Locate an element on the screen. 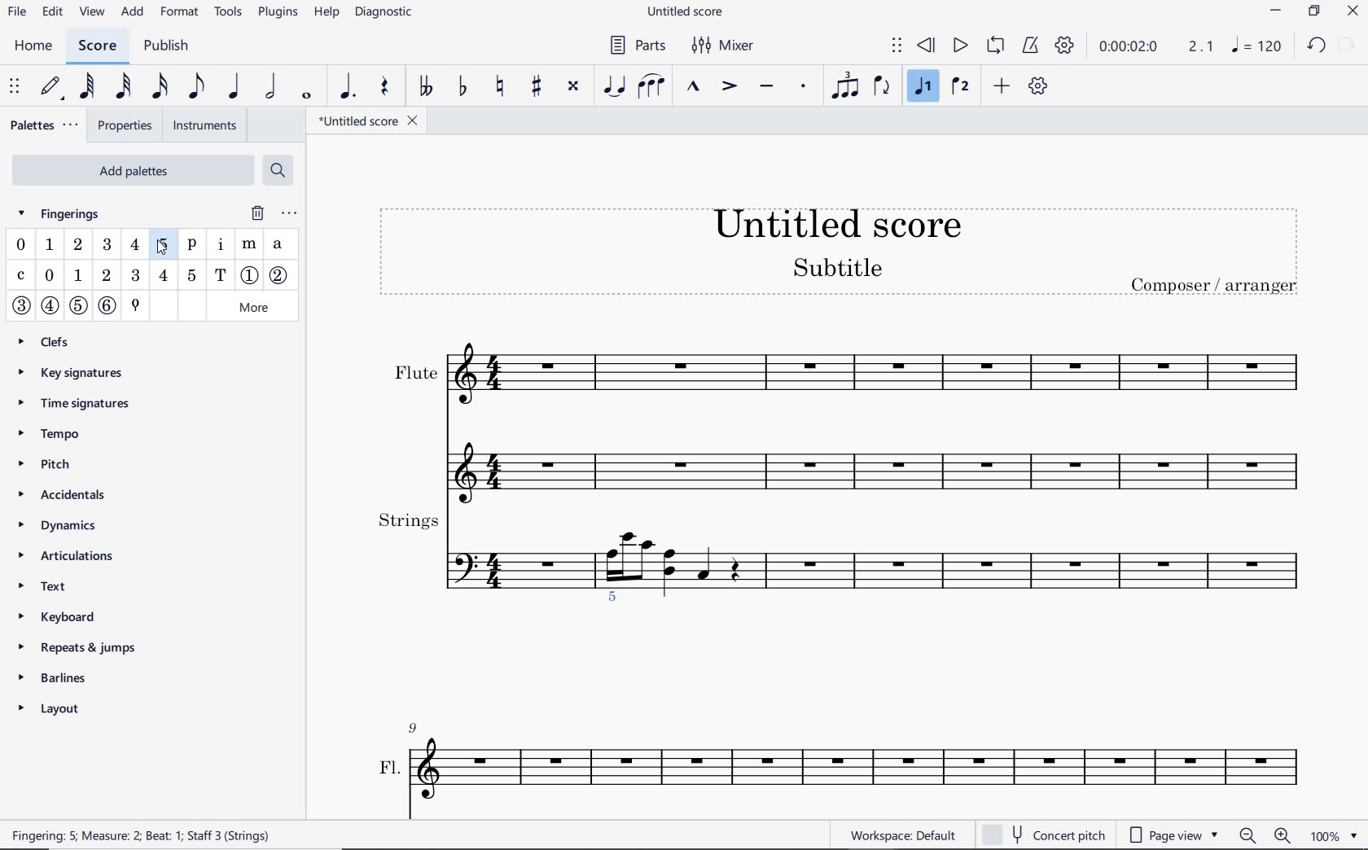 This screenshot has height=850, width=1368. tie is located at coordinates (612, 87).